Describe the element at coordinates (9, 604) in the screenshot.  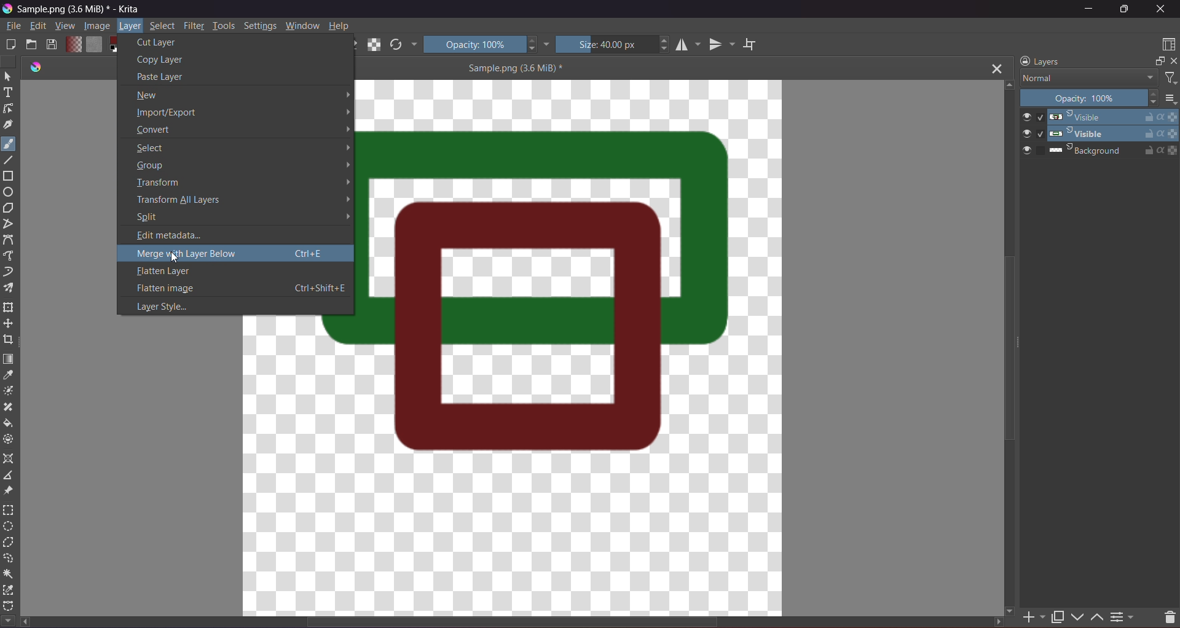
I see `Bezier Curve Selection` at that location.